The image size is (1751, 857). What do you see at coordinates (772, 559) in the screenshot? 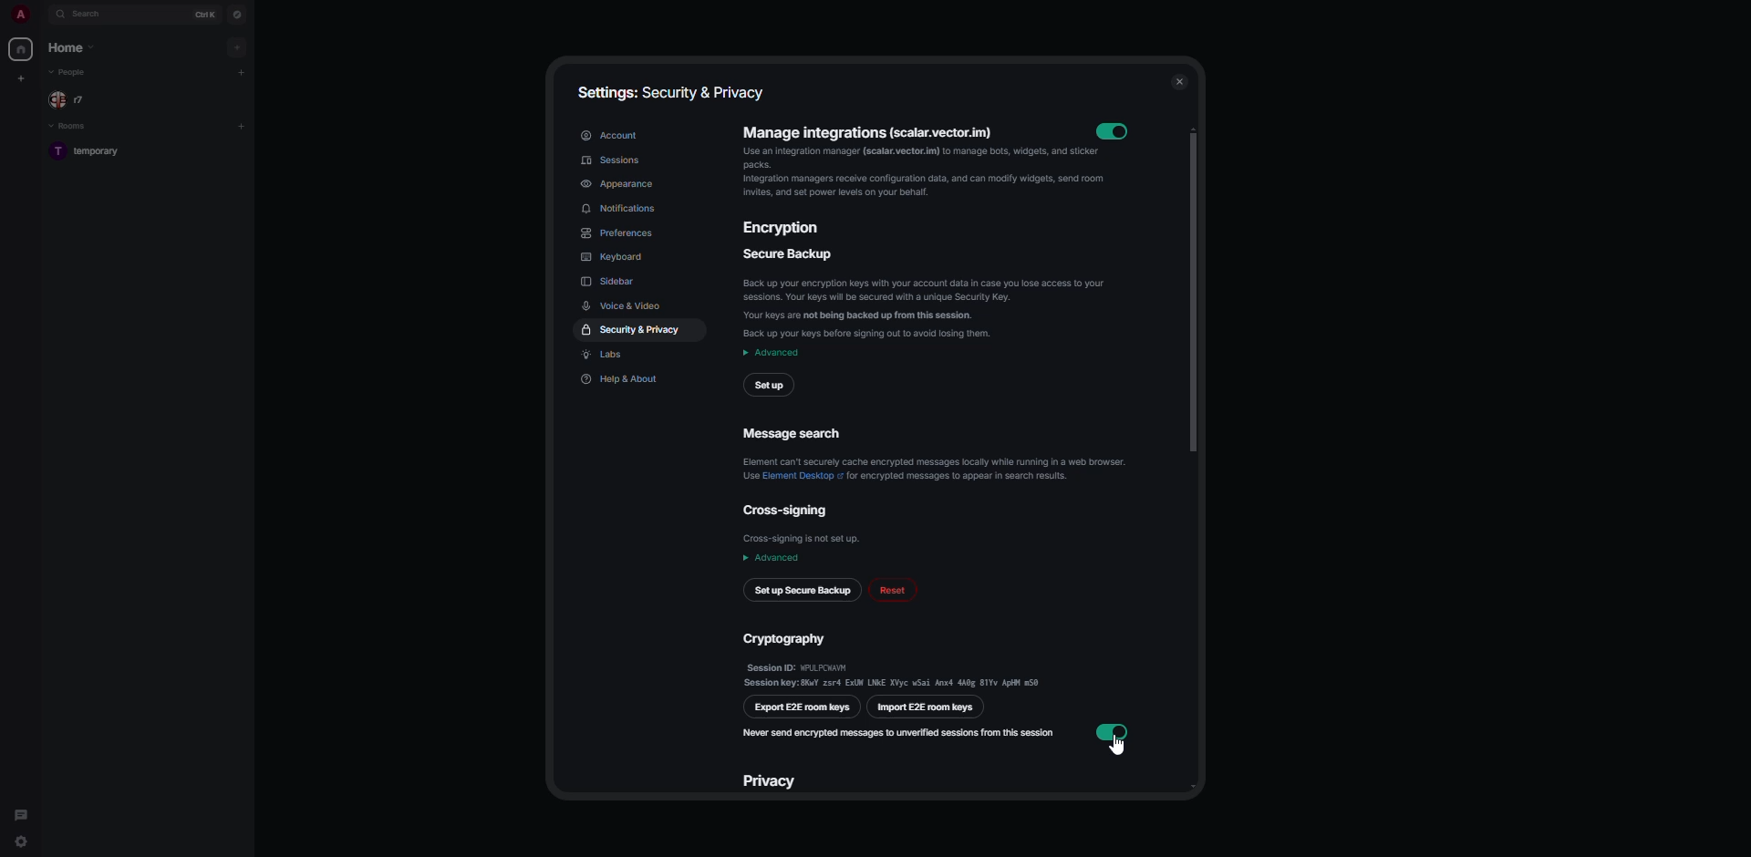
I see `advanced` at bounding box center [772, 559].